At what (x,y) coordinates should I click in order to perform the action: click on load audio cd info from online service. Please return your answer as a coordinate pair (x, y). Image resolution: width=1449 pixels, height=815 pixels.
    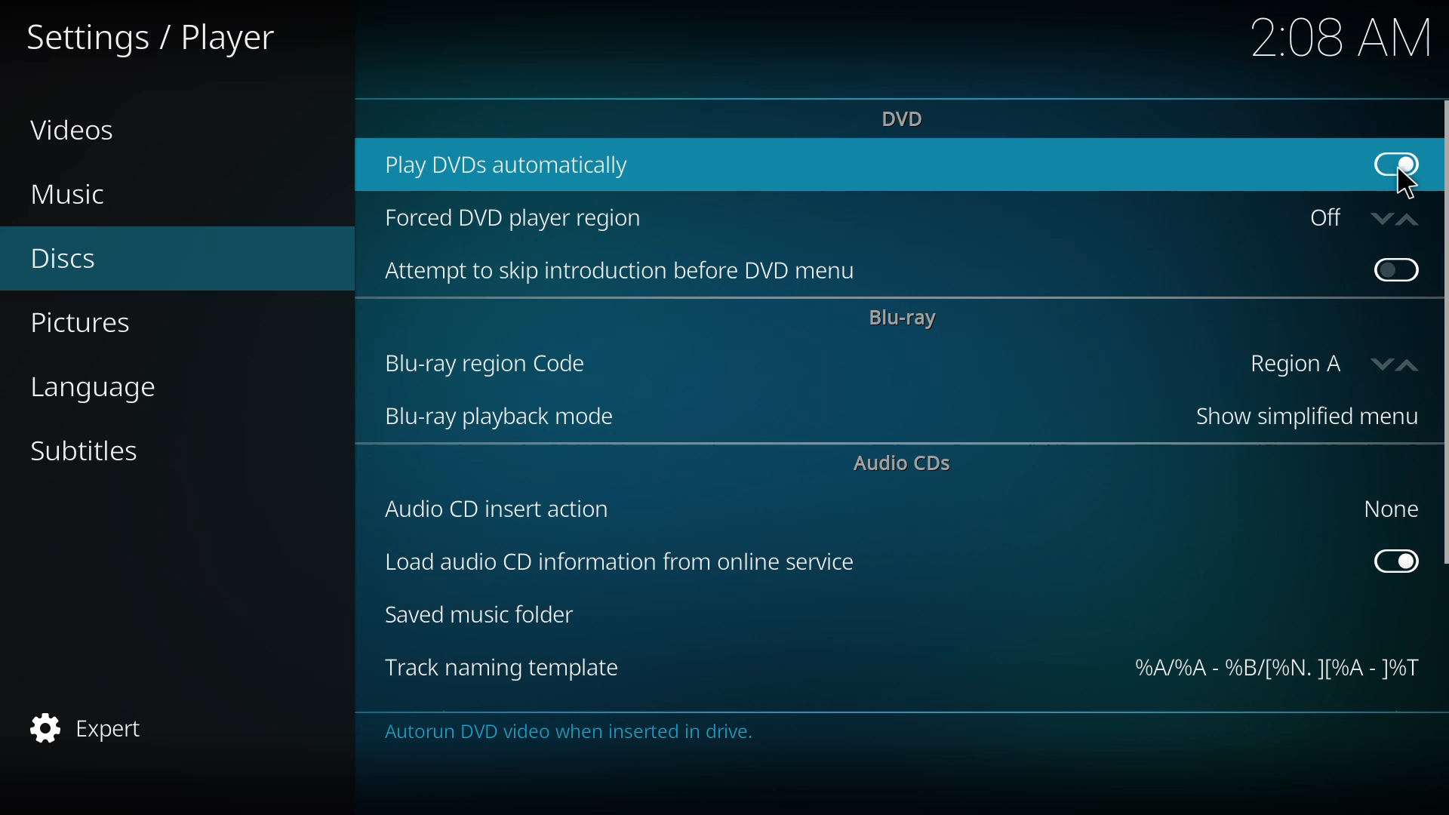
    Looking at the image, I should click on (617, 564).